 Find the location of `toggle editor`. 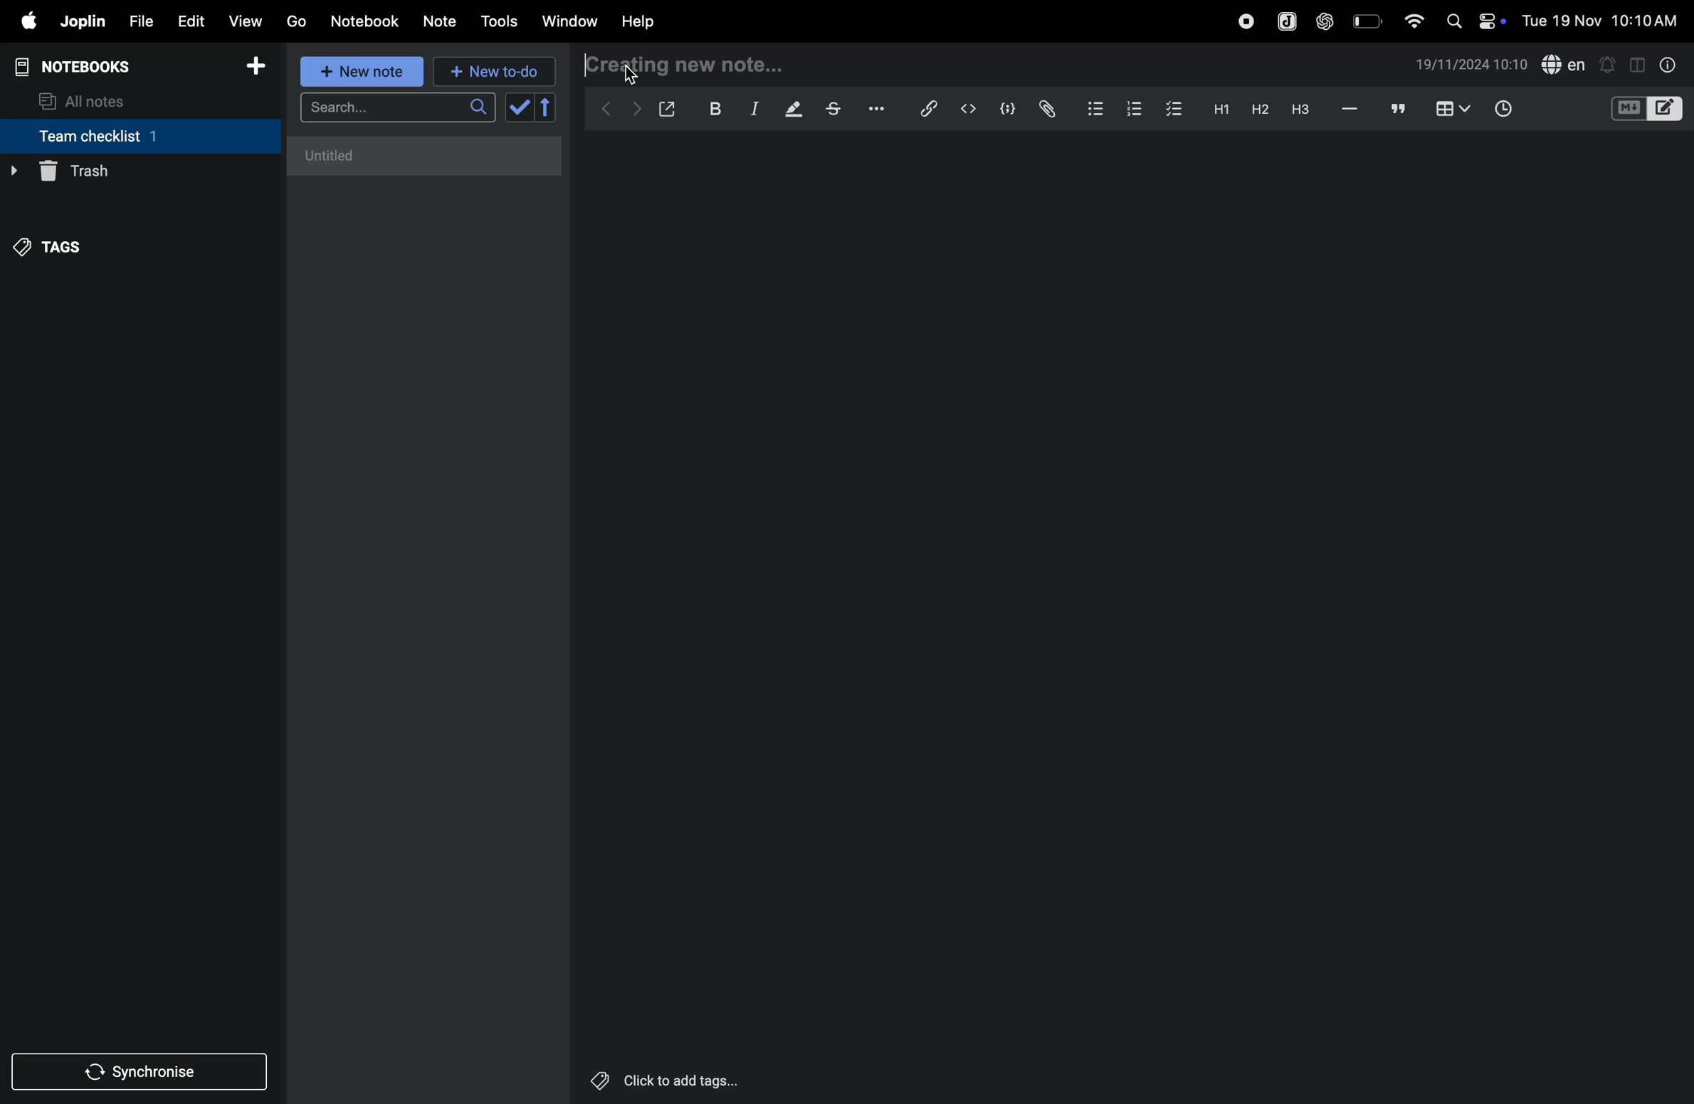

toggle editor is located at coordinates (1632, 63).